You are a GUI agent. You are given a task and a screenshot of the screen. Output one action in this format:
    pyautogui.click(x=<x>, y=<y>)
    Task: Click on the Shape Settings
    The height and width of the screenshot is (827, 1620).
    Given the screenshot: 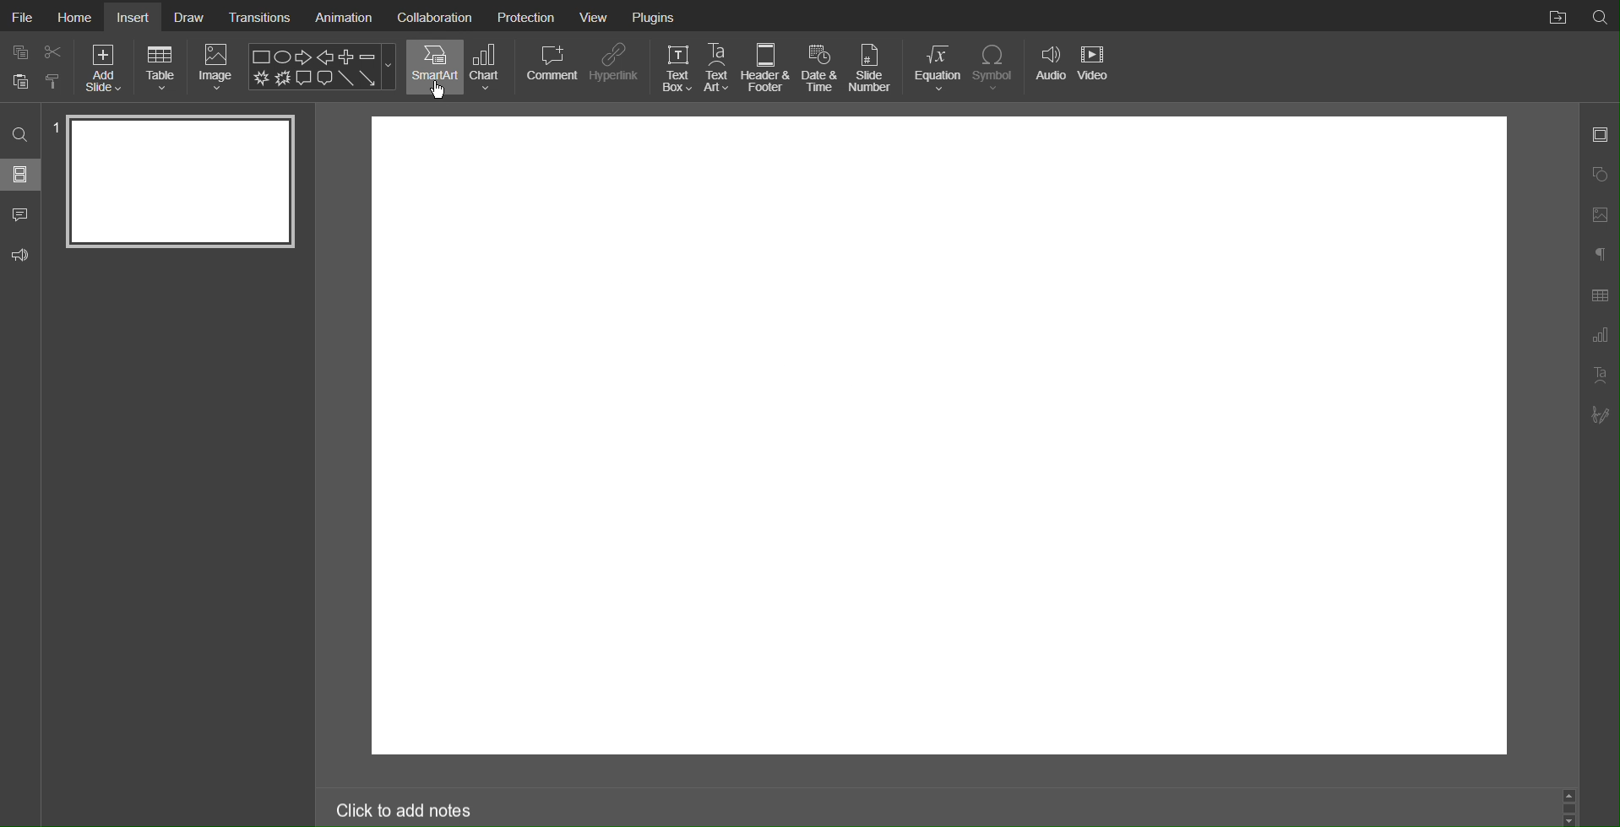 What is the action you would take?
    pyautogui.click(x=1599, y=175)
    